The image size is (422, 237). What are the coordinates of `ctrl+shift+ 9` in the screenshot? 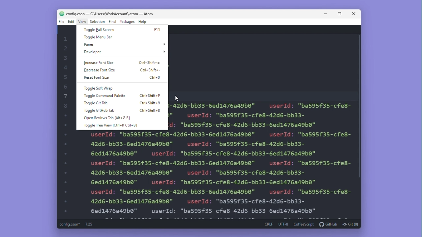 It's located at (150, 102).